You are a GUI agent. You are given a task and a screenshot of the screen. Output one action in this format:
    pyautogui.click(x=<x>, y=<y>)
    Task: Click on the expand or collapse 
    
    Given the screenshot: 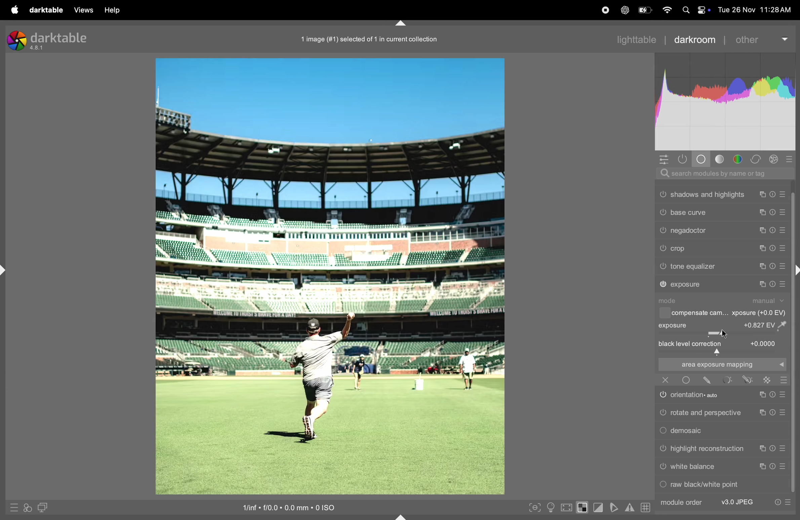 What is the action you would take?
    pyautogui.click(x=795, y=271)
    